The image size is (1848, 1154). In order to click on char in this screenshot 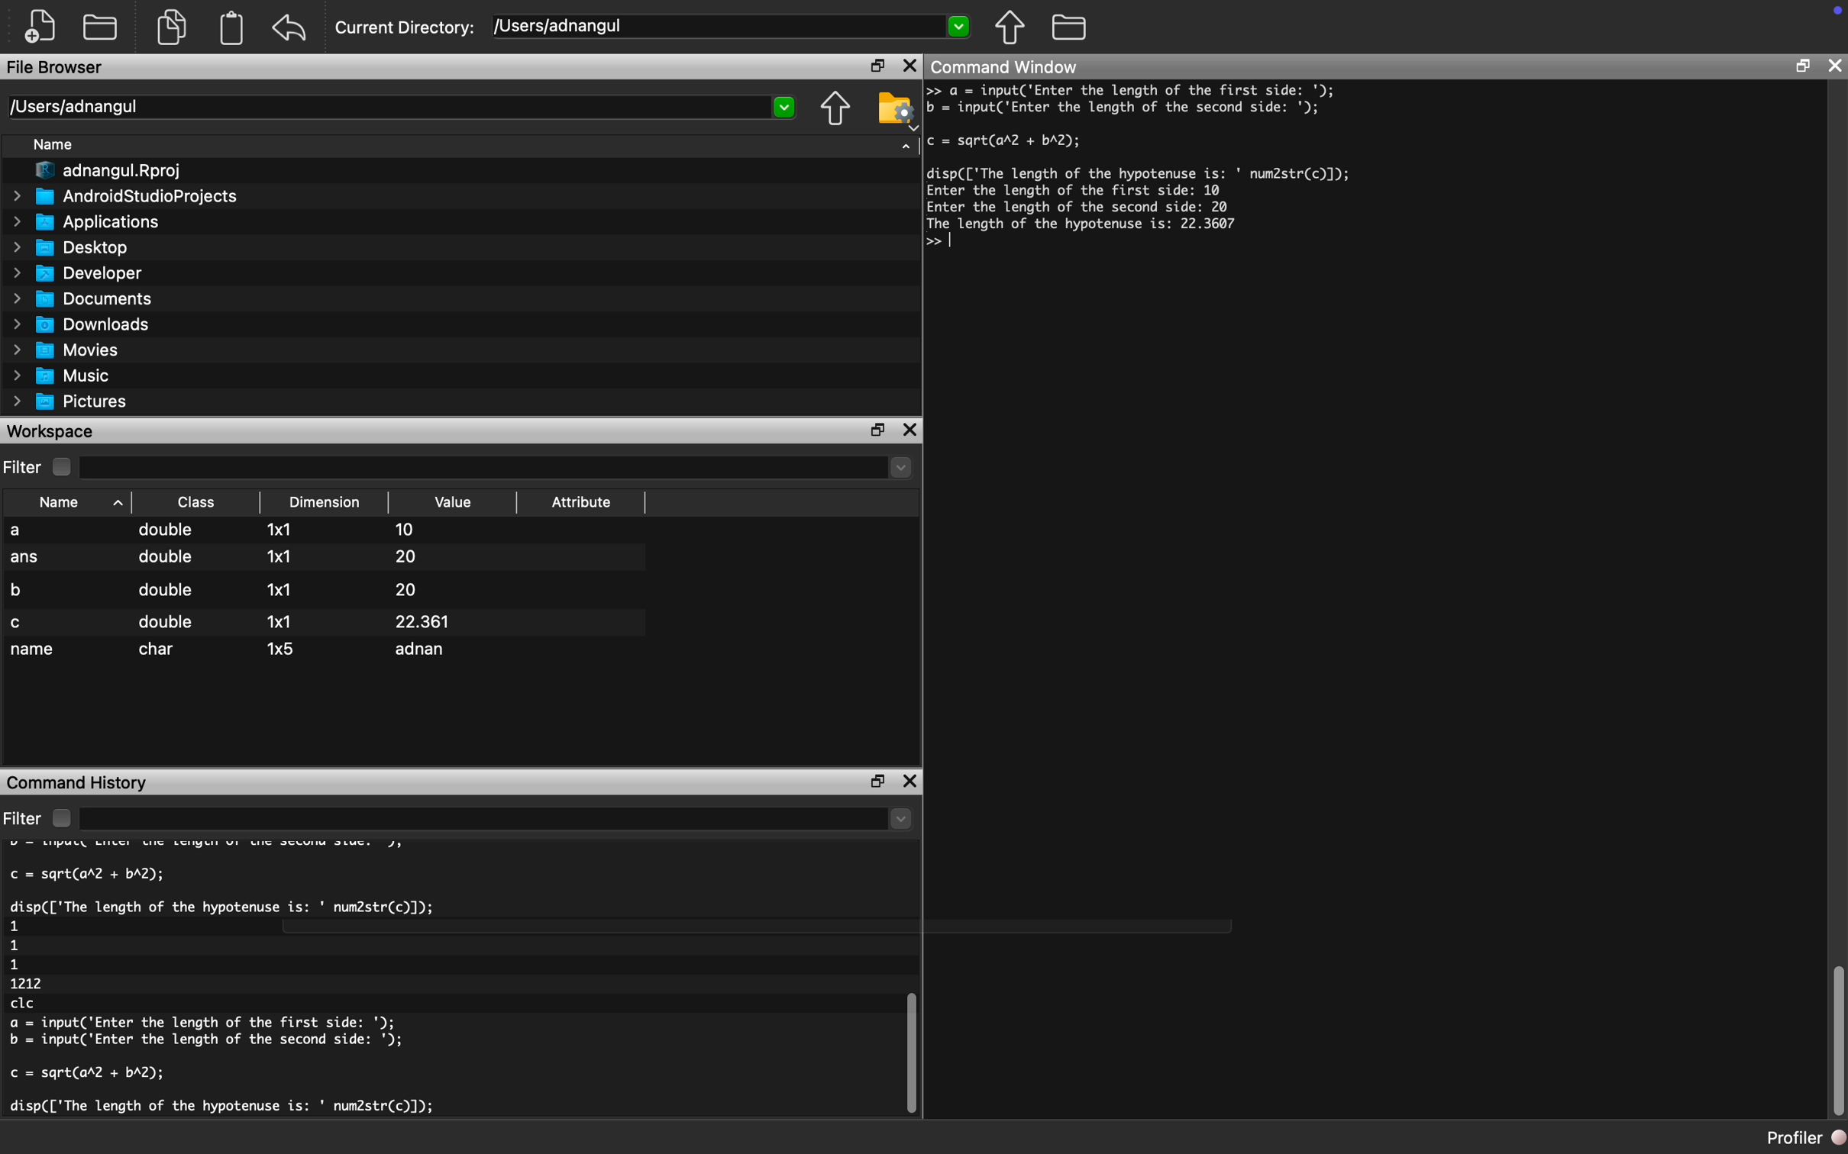, I will do `click(161, 650)`.